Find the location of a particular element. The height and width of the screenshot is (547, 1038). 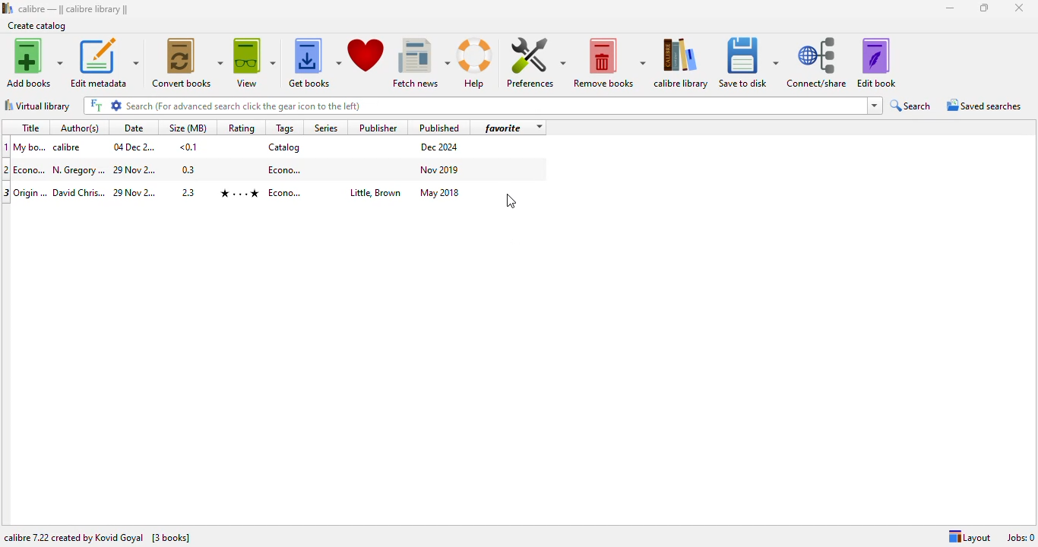

publisher is located at coordinates (379, 127).